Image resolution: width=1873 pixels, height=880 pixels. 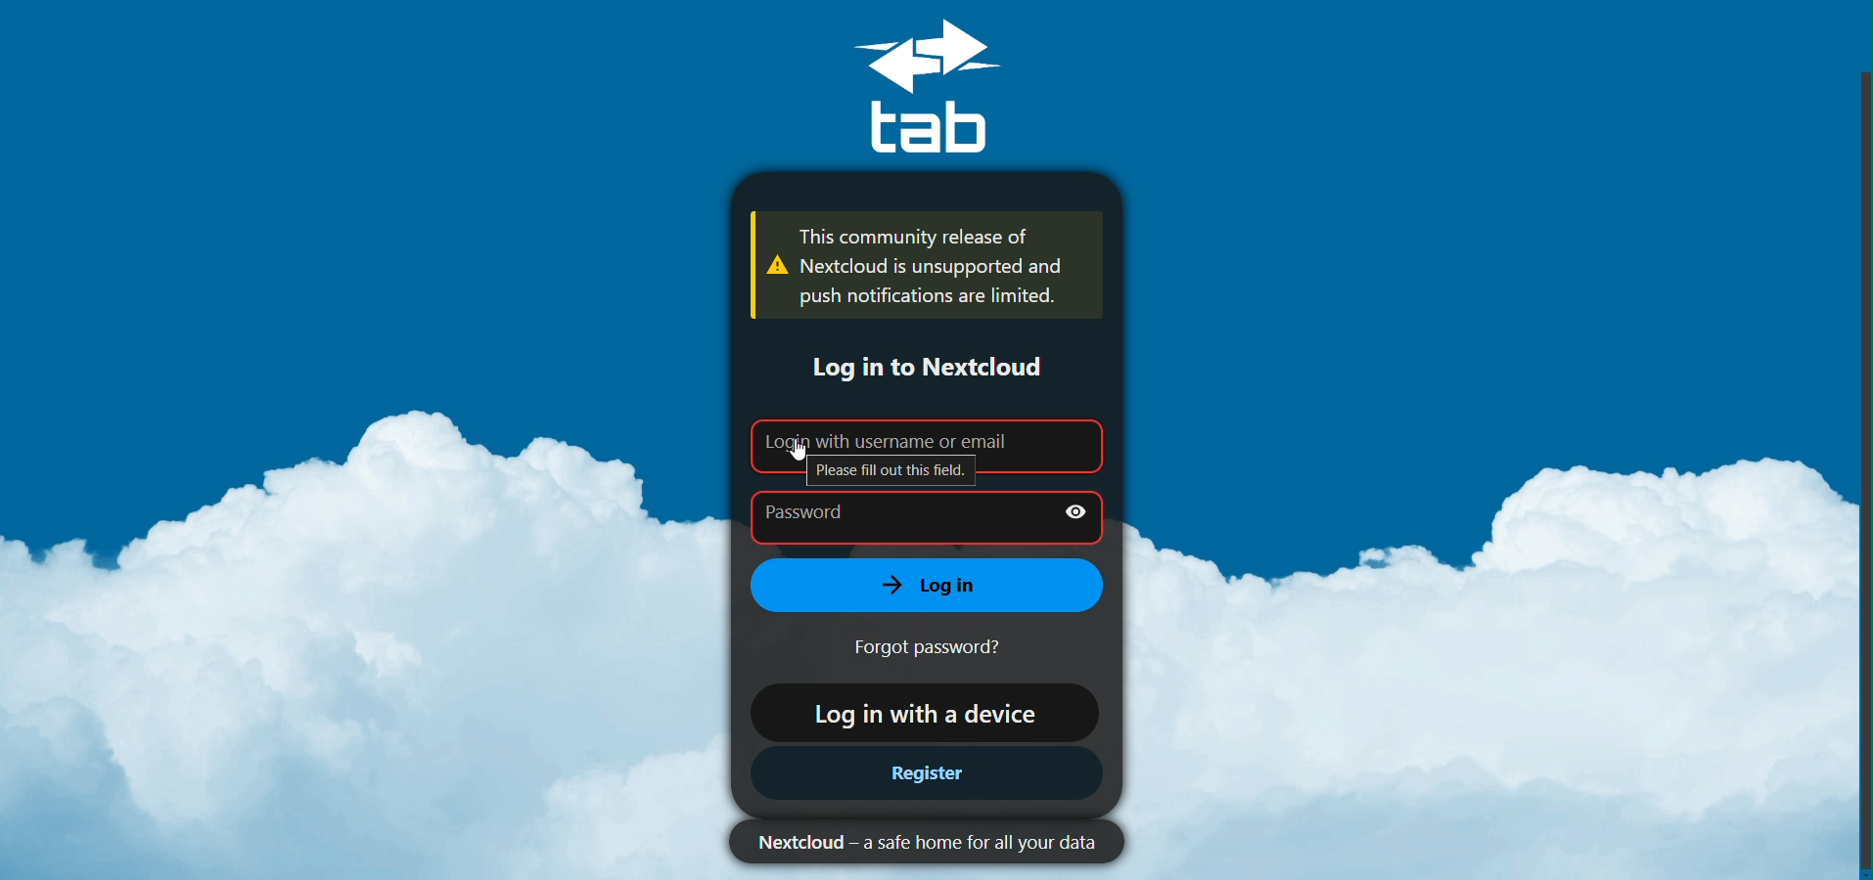 I want to click on Log in to Nextcloud, so click(x=913, y=364).